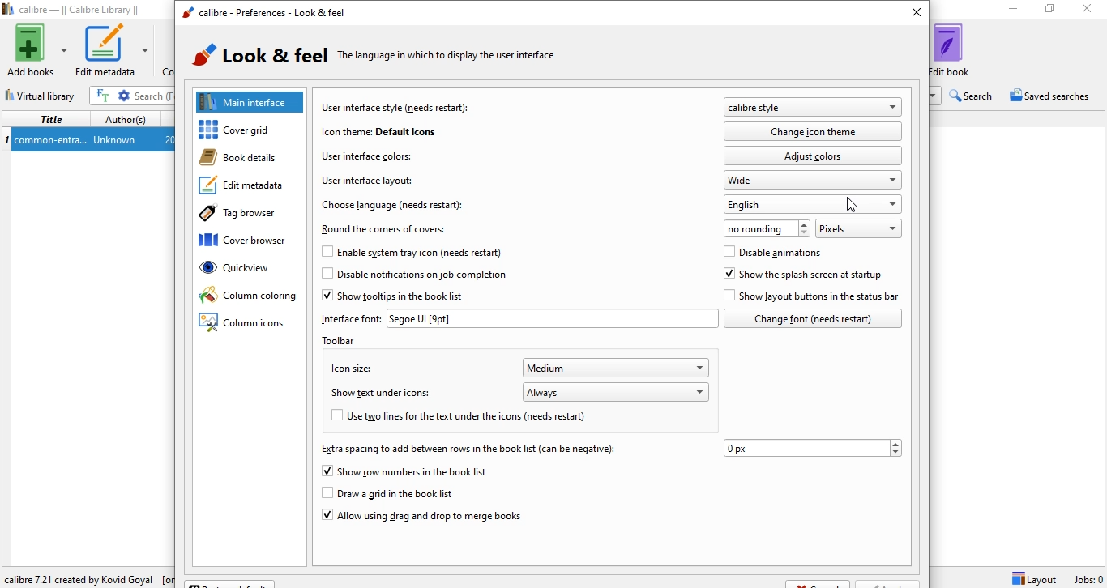  What do you see at coordinates (244, 324) in the screenshot?
I see `column icons` at bounding box center [244, 324].